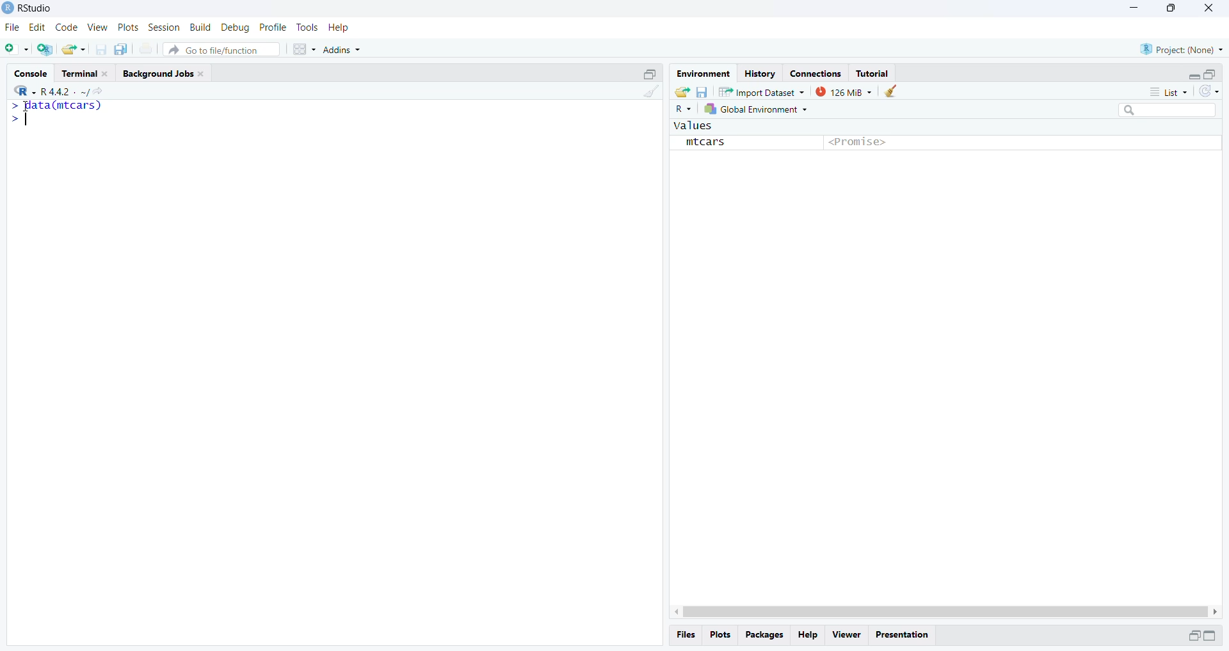 The image size is (1229, 651). I want to click on Help, so click(338, 27).